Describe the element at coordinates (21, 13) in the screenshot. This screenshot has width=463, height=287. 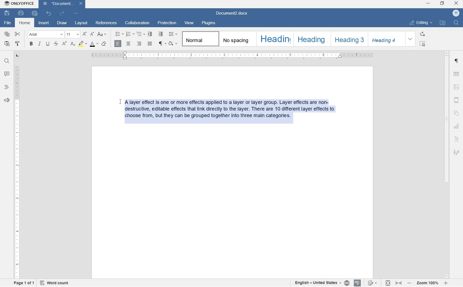
I see `print` at that location.